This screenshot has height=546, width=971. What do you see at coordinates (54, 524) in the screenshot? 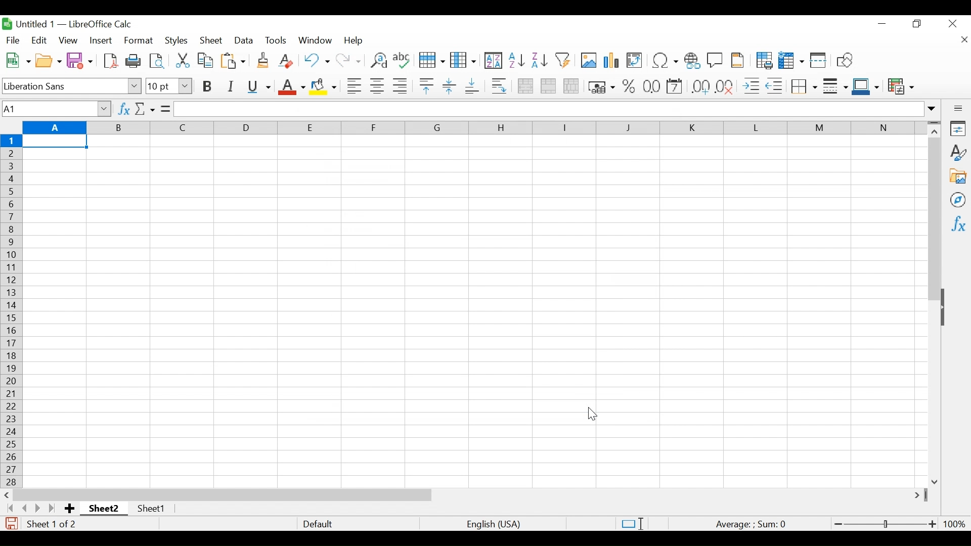
I see `Sheet out of` at bounding box center [54, 524].